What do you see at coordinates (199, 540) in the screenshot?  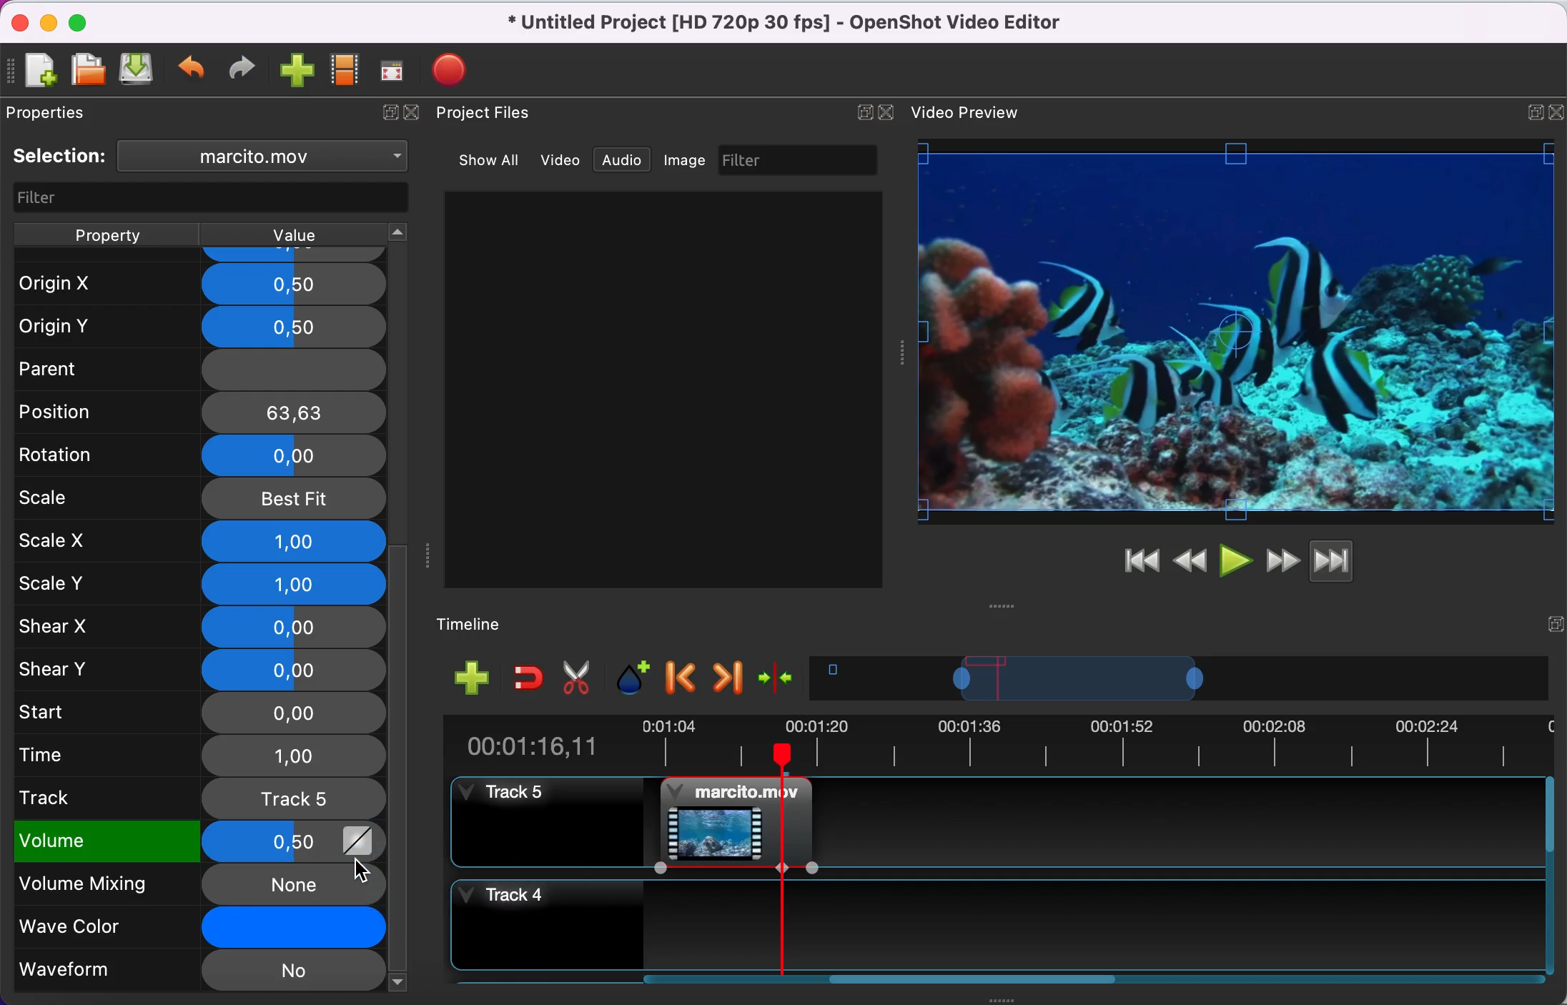 I see `scale x 1` at bounding box center [199, 540].